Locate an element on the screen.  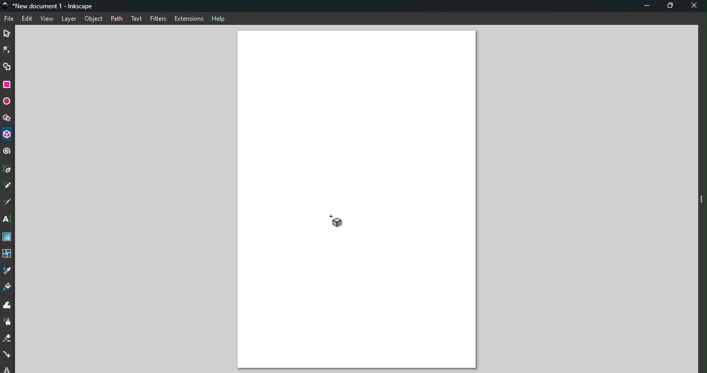
Close is located at coordinates (694, 7).